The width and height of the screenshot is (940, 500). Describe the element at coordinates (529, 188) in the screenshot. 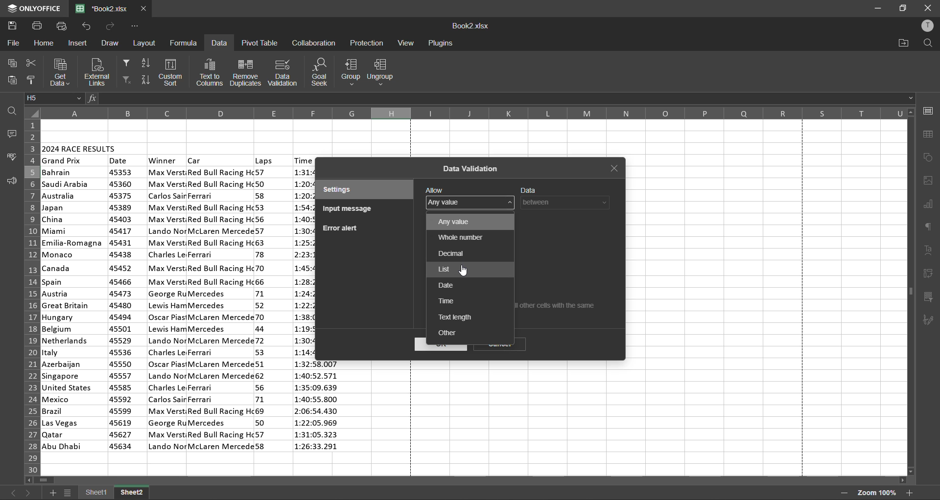

I see `data` at that location.